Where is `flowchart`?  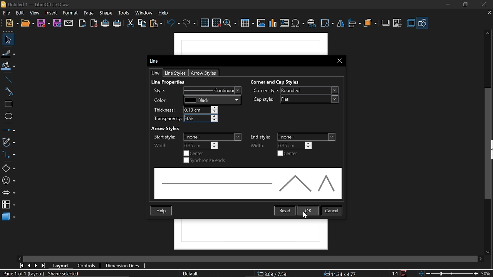 flowchart is located at coordinates (7, 204).